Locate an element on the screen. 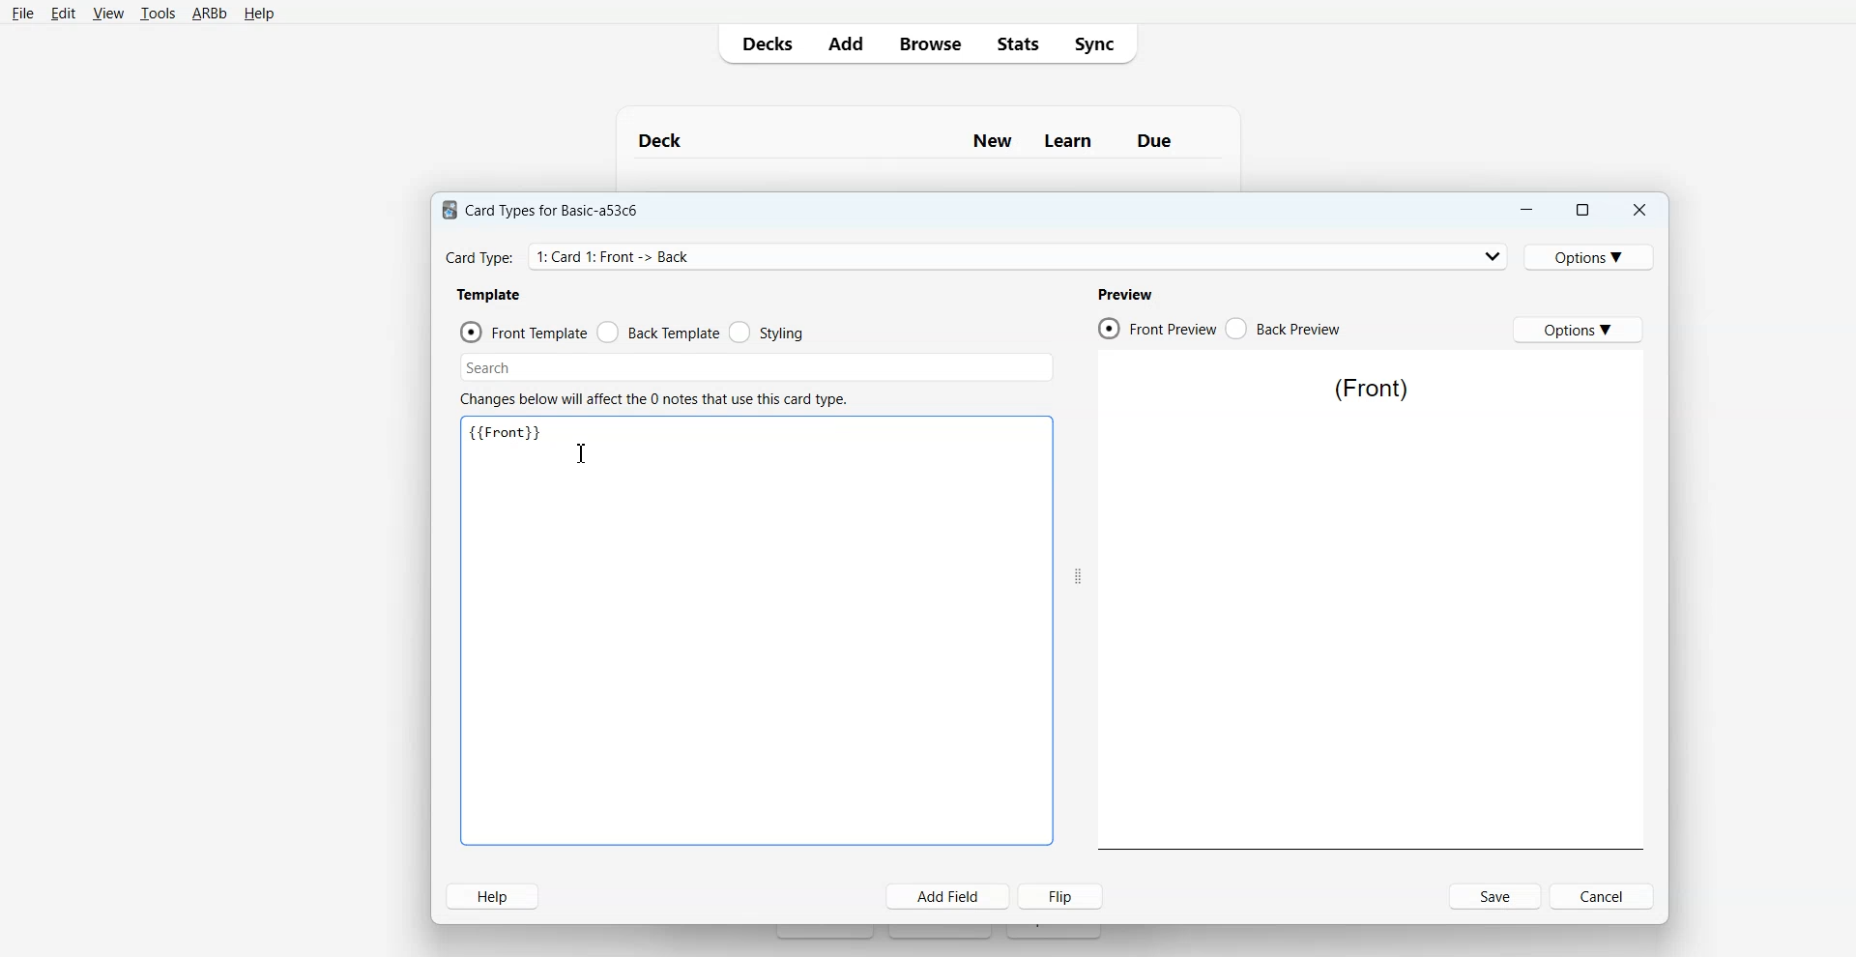  Sync is located at coordinates (1100, 43).